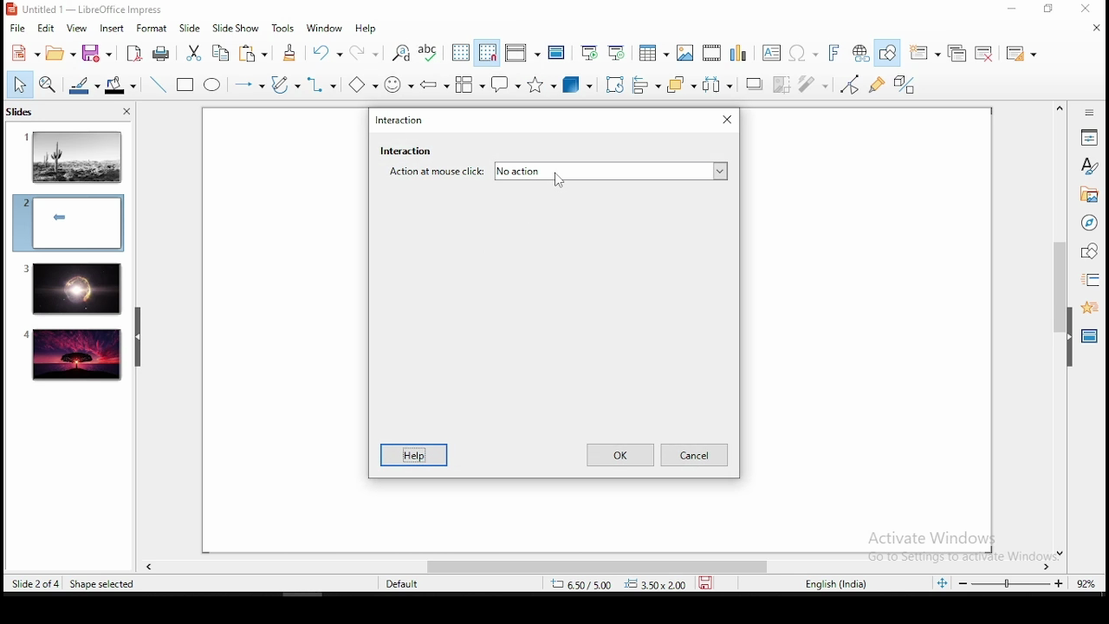 This screenshot has height=624, width=1109. Describe the element at coordinates (68, 223) in the screenshot. I see `slide 2` at that location.